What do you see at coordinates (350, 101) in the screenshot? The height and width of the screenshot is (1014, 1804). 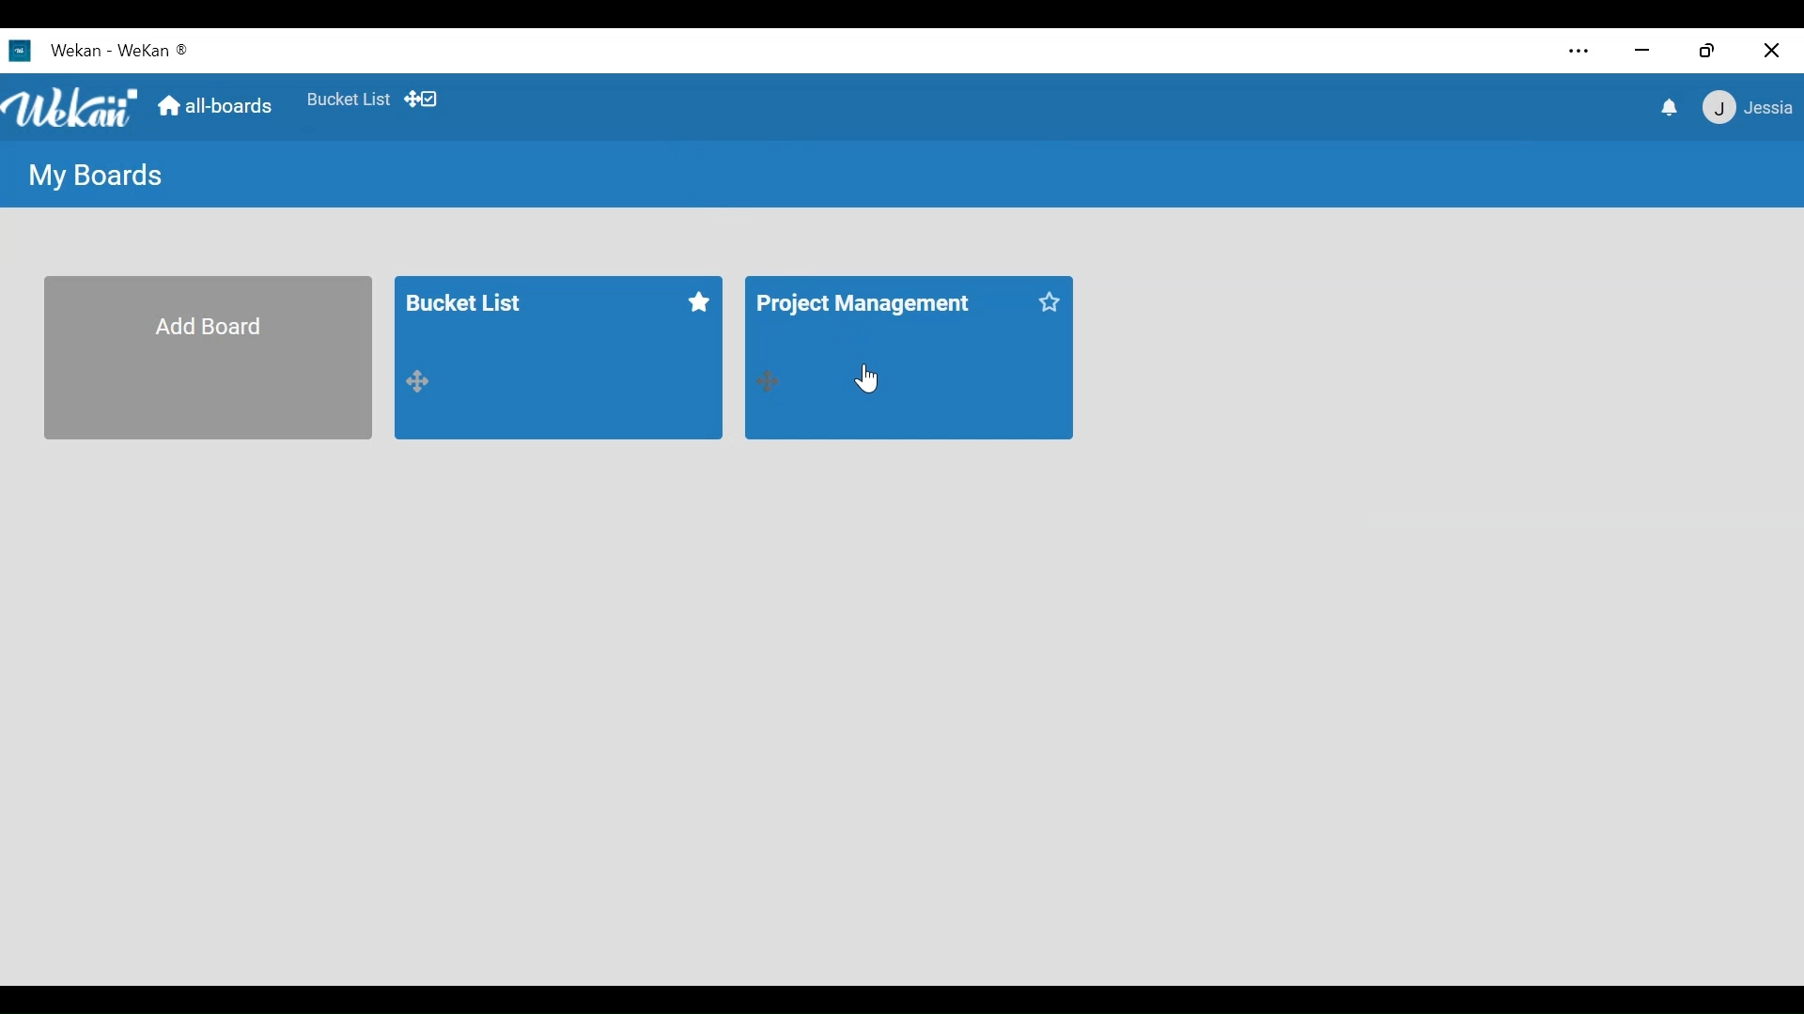 I see `Favorites` at bounding box center [350, 101].